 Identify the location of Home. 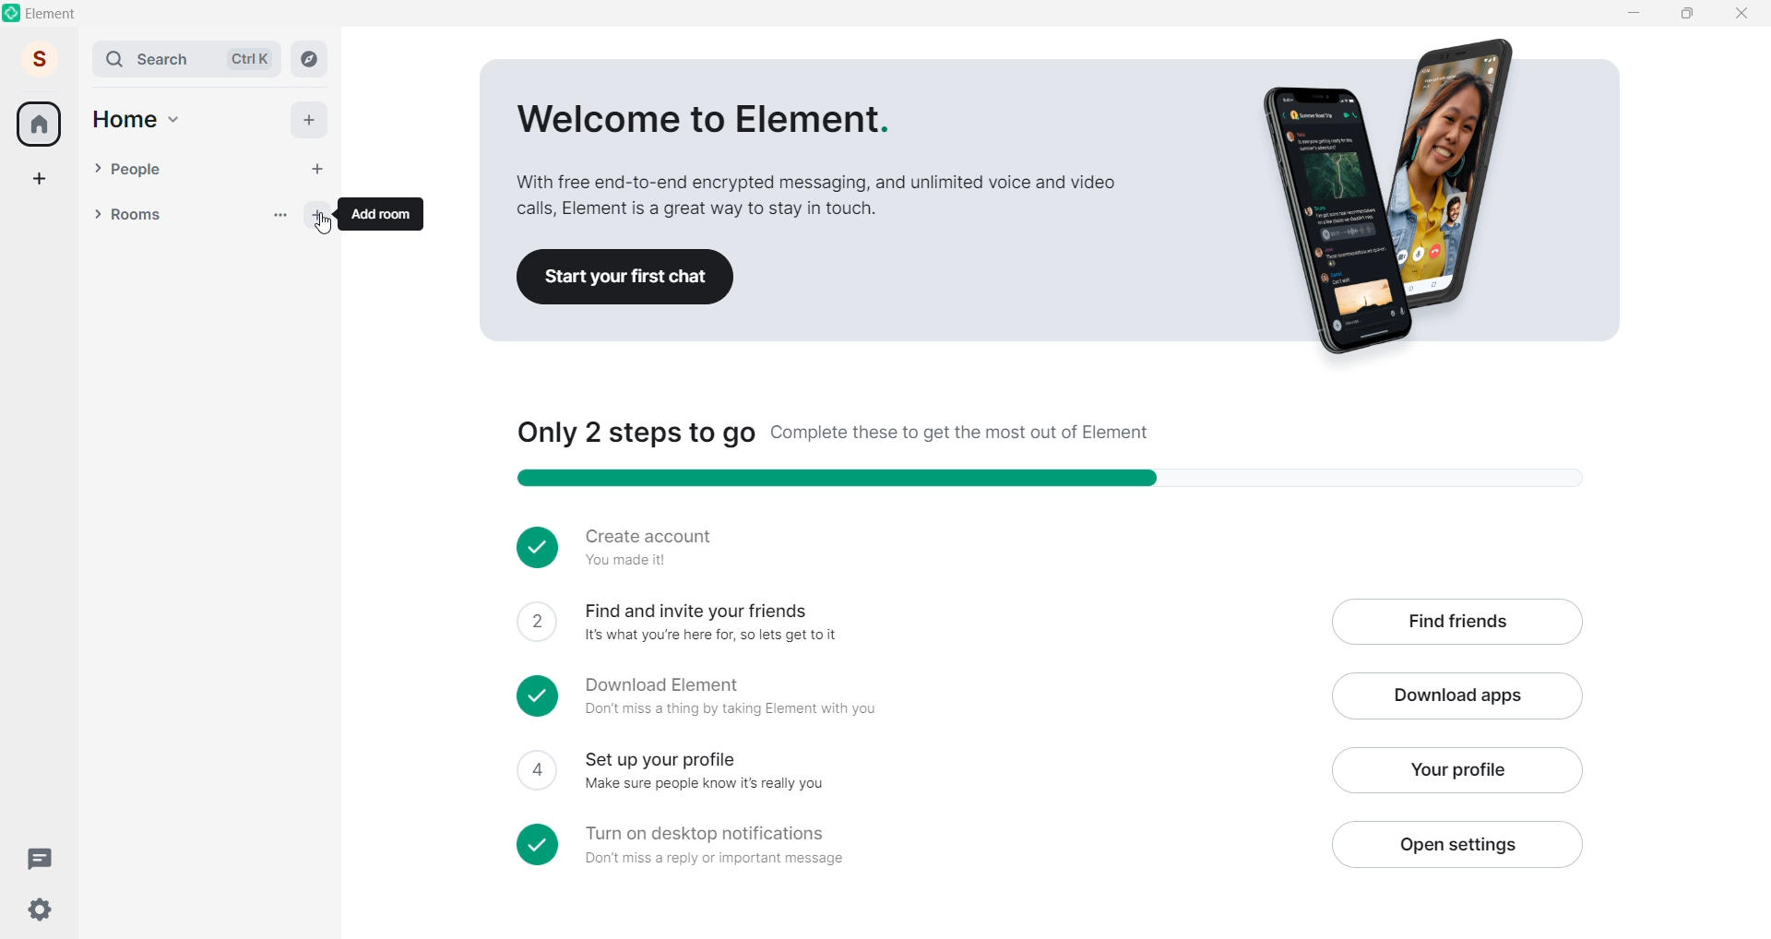
(125, 120).